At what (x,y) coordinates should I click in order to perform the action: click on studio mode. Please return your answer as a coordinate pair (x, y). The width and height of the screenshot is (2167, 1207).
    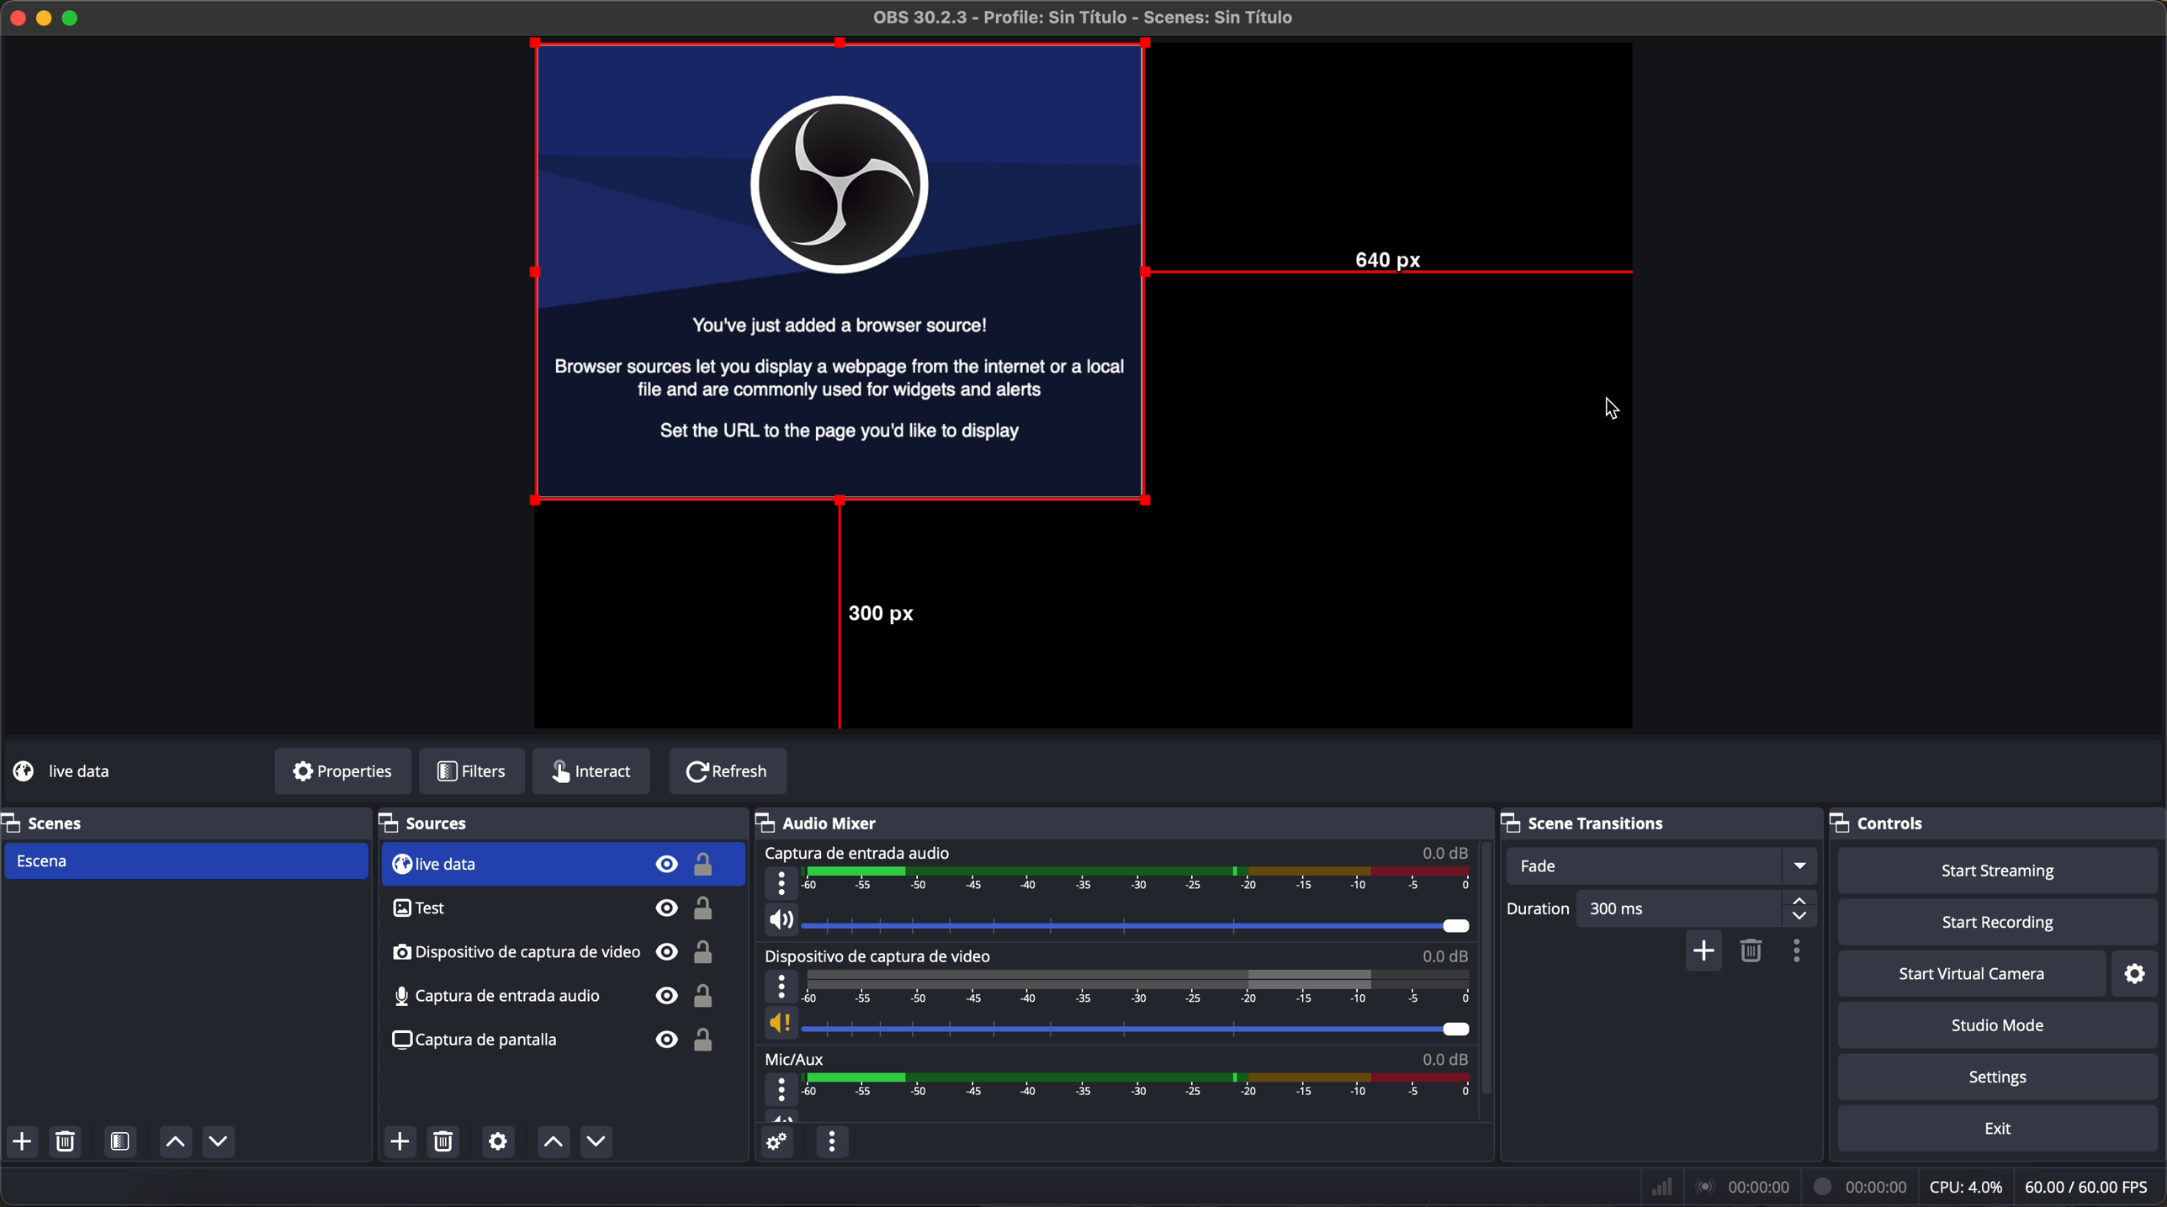
    Looking at the image, I should click on (2002, 1027).